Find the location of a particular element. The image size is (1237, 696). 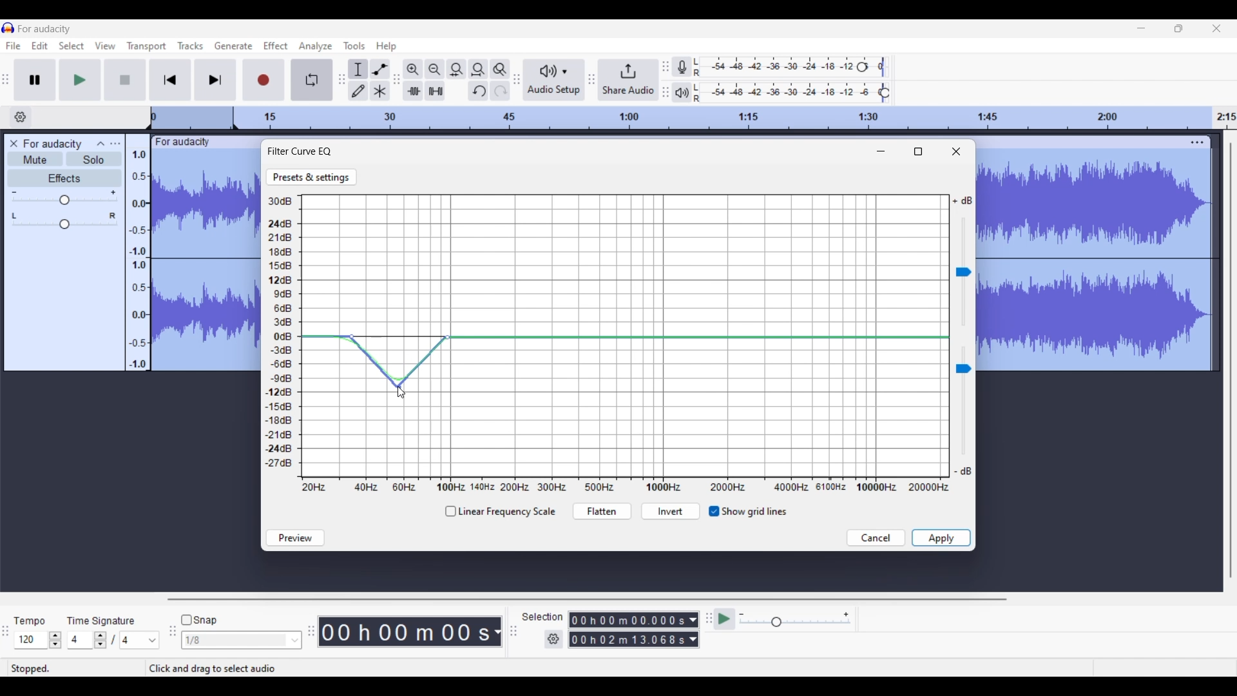

Tools menu is located at coordinates (354, 46).